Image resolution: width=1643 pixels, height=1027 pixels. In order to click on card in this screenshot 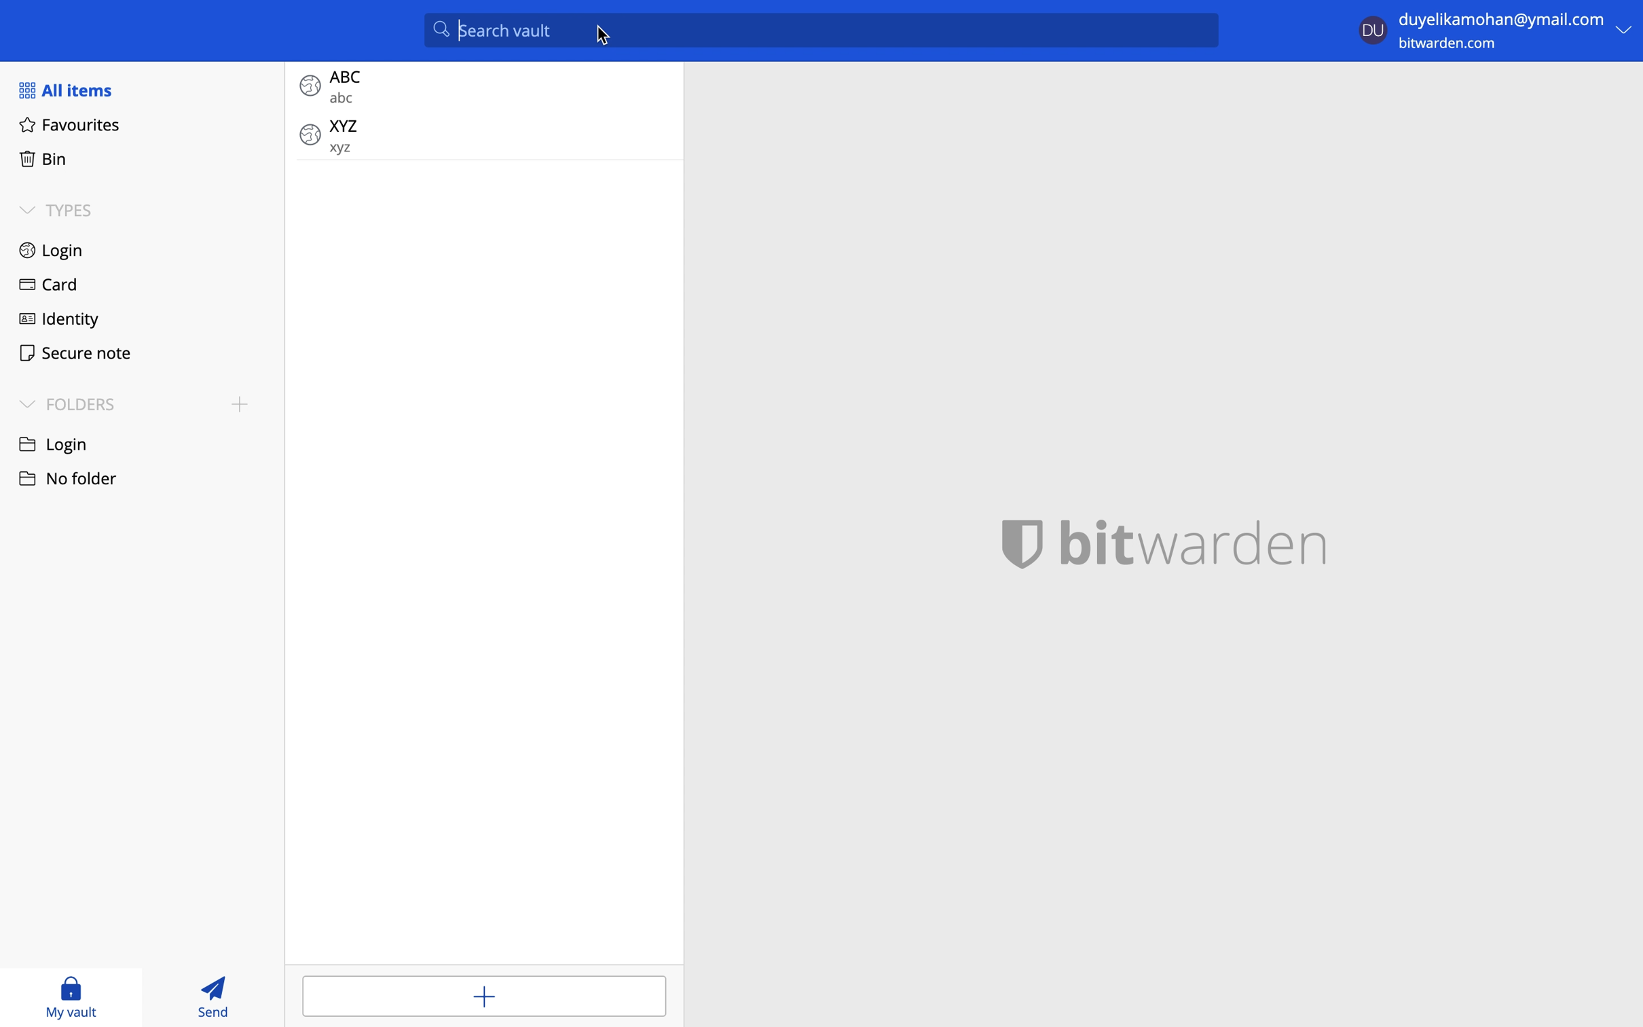, I will do `click(50, 285)`.